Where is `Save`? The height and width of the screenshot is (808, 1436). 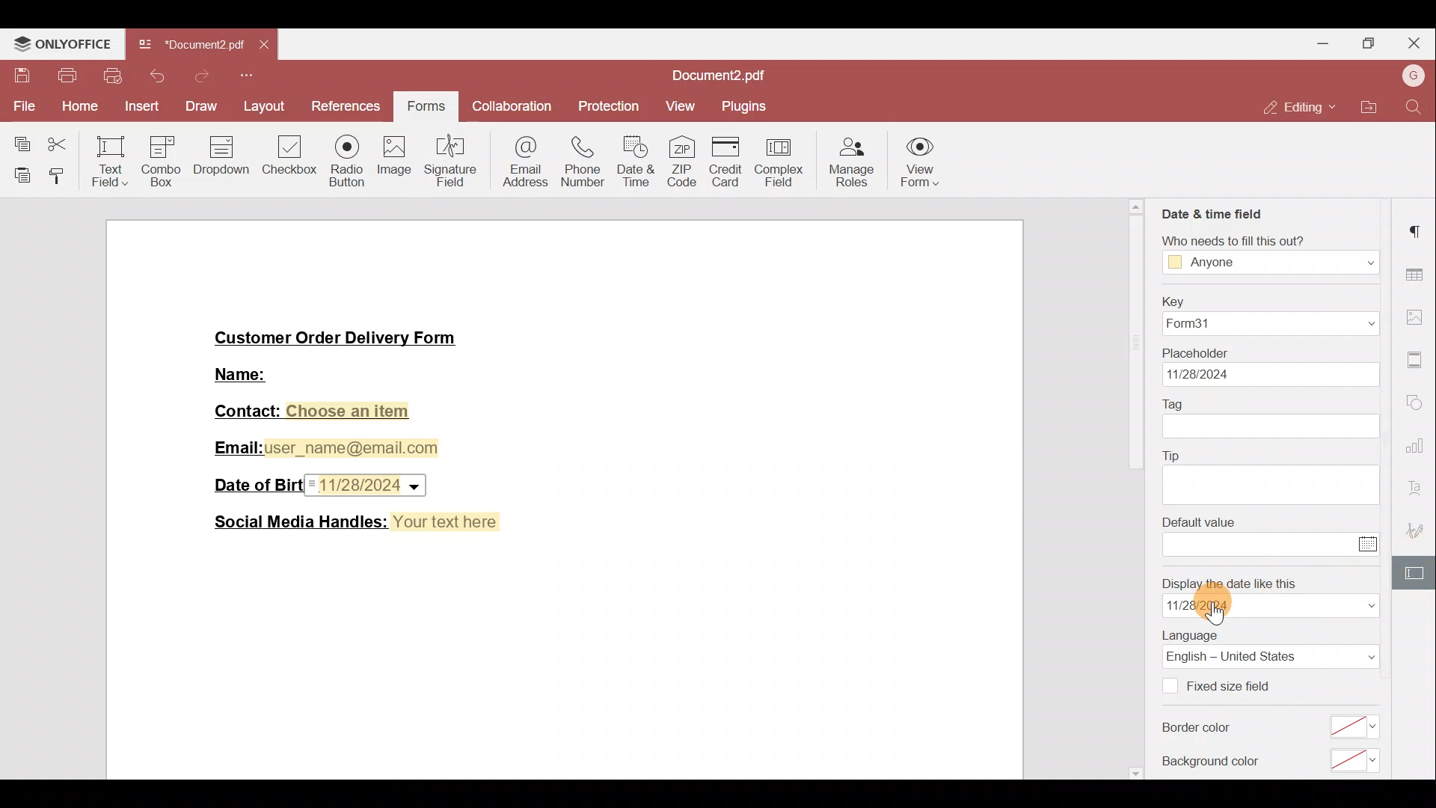
Save is located at coordinates (18, 73).